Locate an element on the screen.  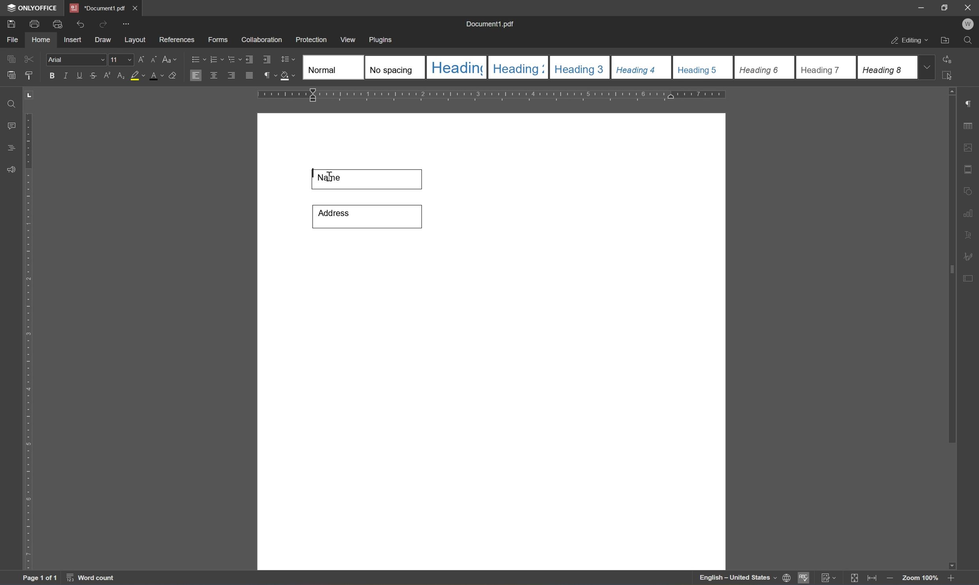
decrease indent is located at coordinates (250, 59).